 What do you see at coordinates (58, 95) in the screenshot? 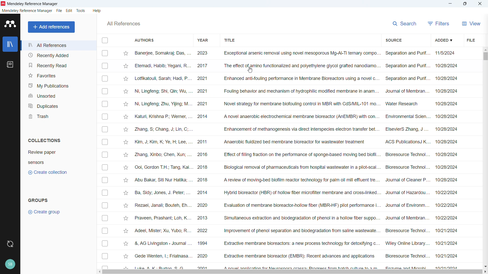
I see `Unsorted ` at bounding box center [58, 95].